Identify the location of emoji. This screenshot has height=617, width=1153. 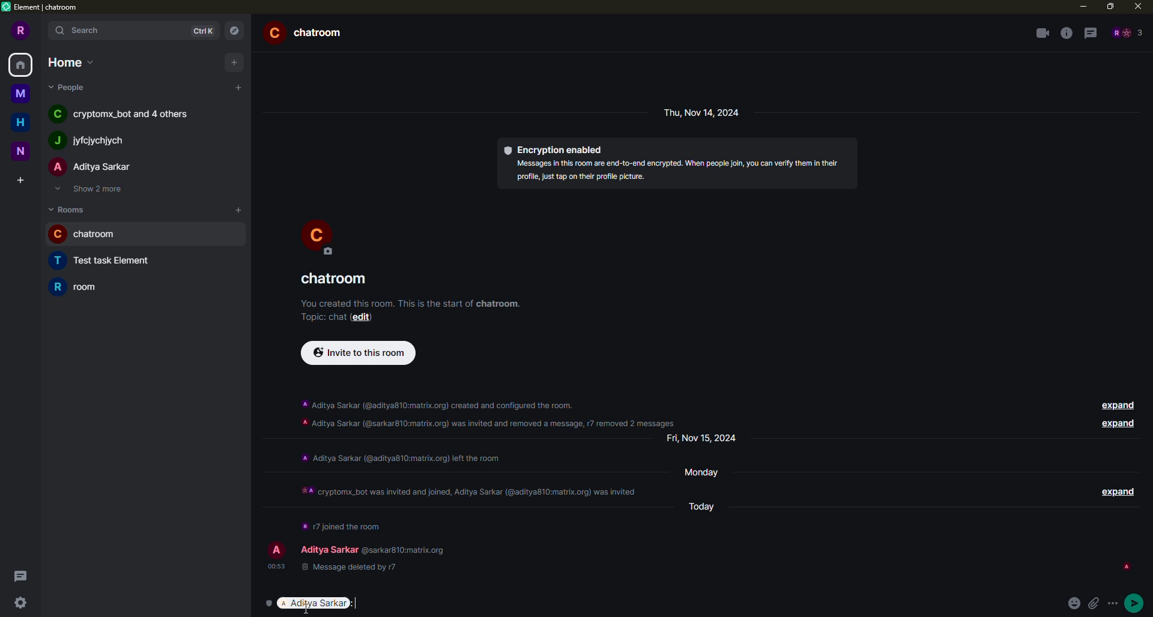
(1075, 603).